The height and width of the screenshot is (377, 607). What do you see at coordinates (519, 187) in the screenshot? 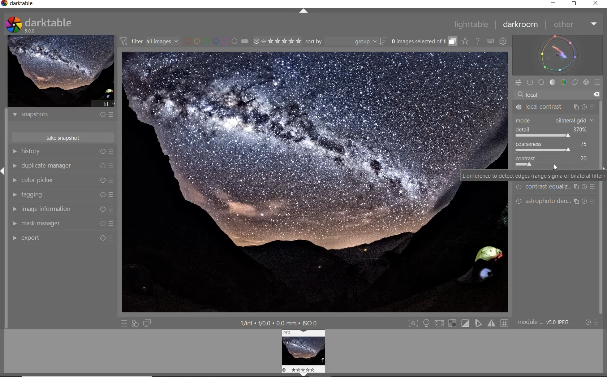
I see `Switched off` at bounding box center [519, 187].